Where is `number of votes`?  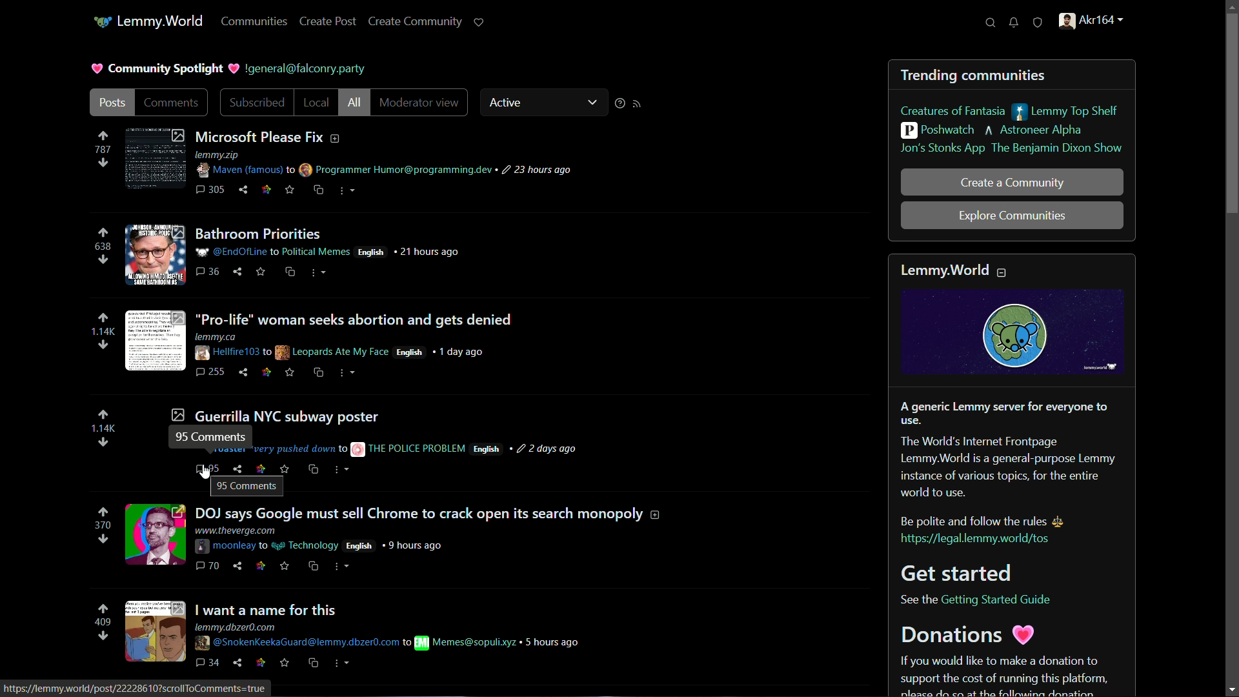 number of votes is located at coordinates (103, 623).